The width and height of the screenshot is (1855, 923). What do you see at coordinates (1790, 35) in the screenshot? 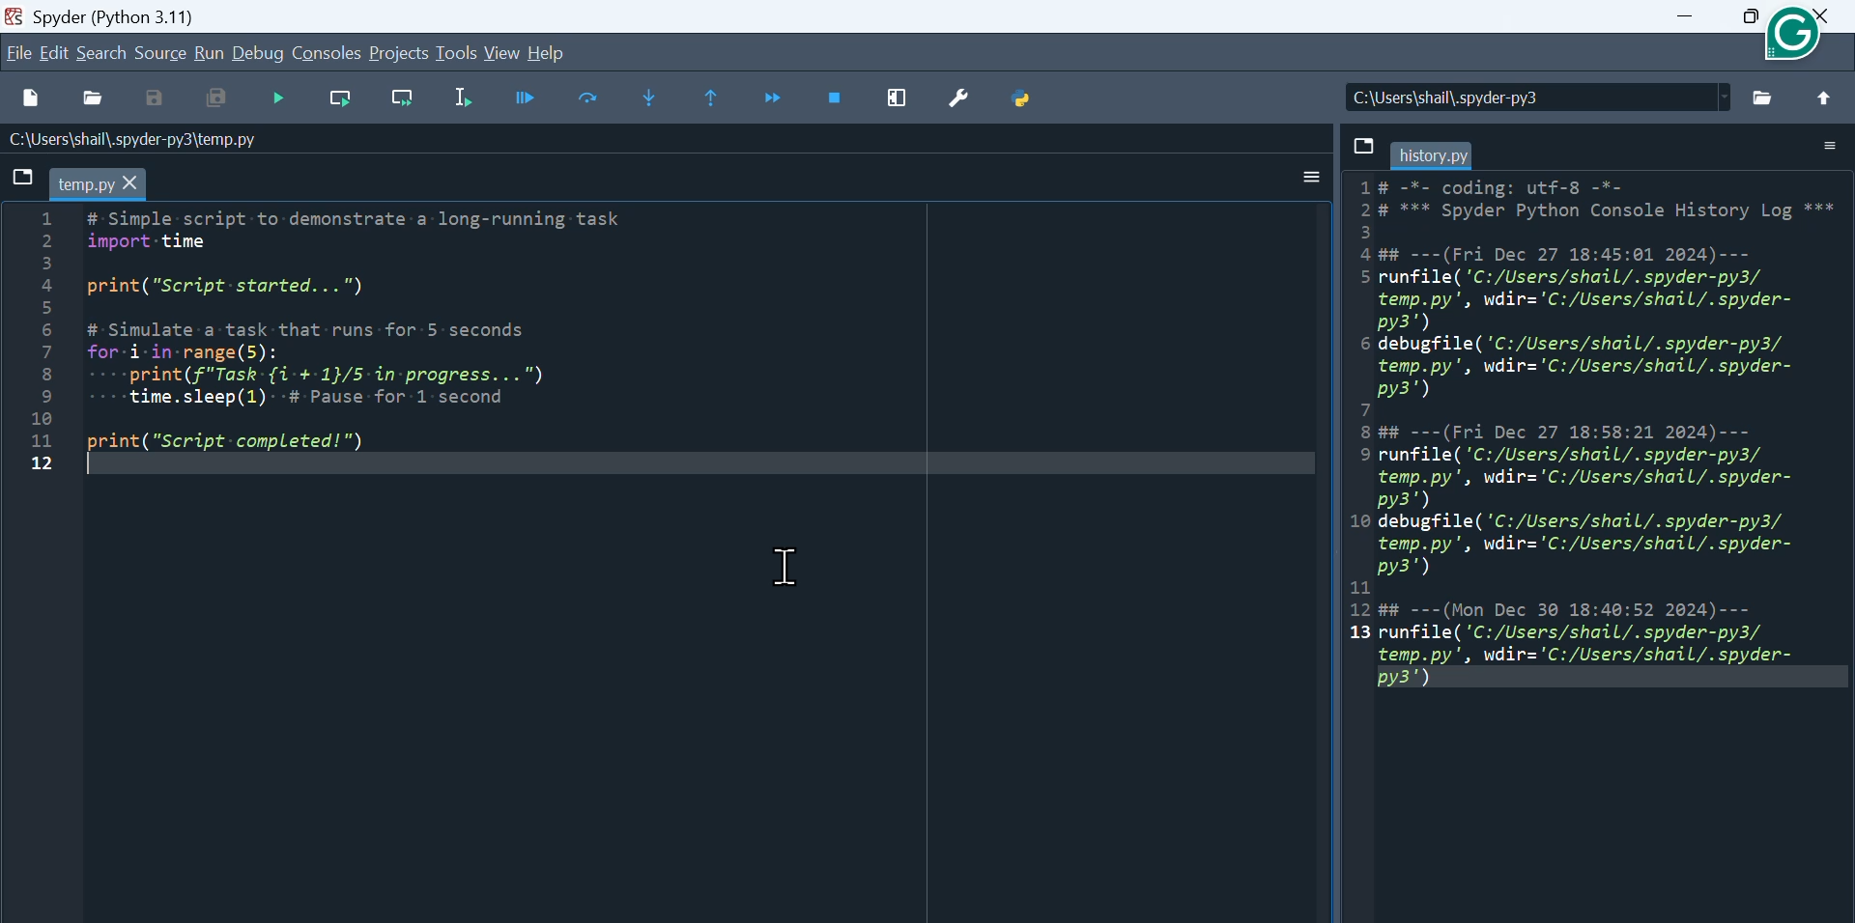
I see `icon` at bounding box center [1790, 35].